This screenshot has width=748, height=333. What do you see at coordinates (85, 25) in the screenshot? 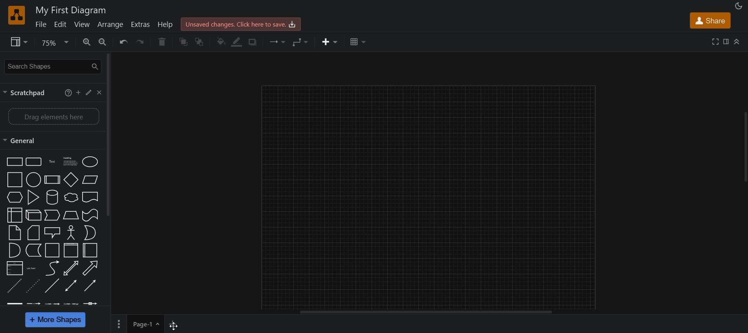
I see `view` at bounding box center [85, 25].